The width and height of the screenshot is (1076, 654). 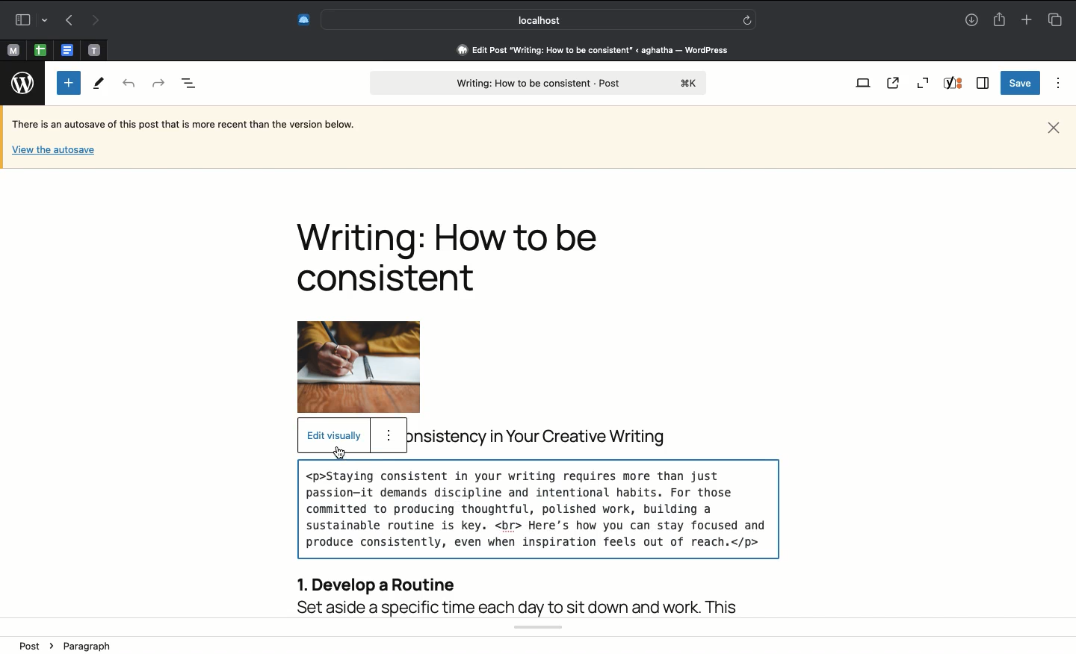 What do you see at coordinates (97, 19) in the screenshot?
I see `Next page` at bounding box center [97, 19].